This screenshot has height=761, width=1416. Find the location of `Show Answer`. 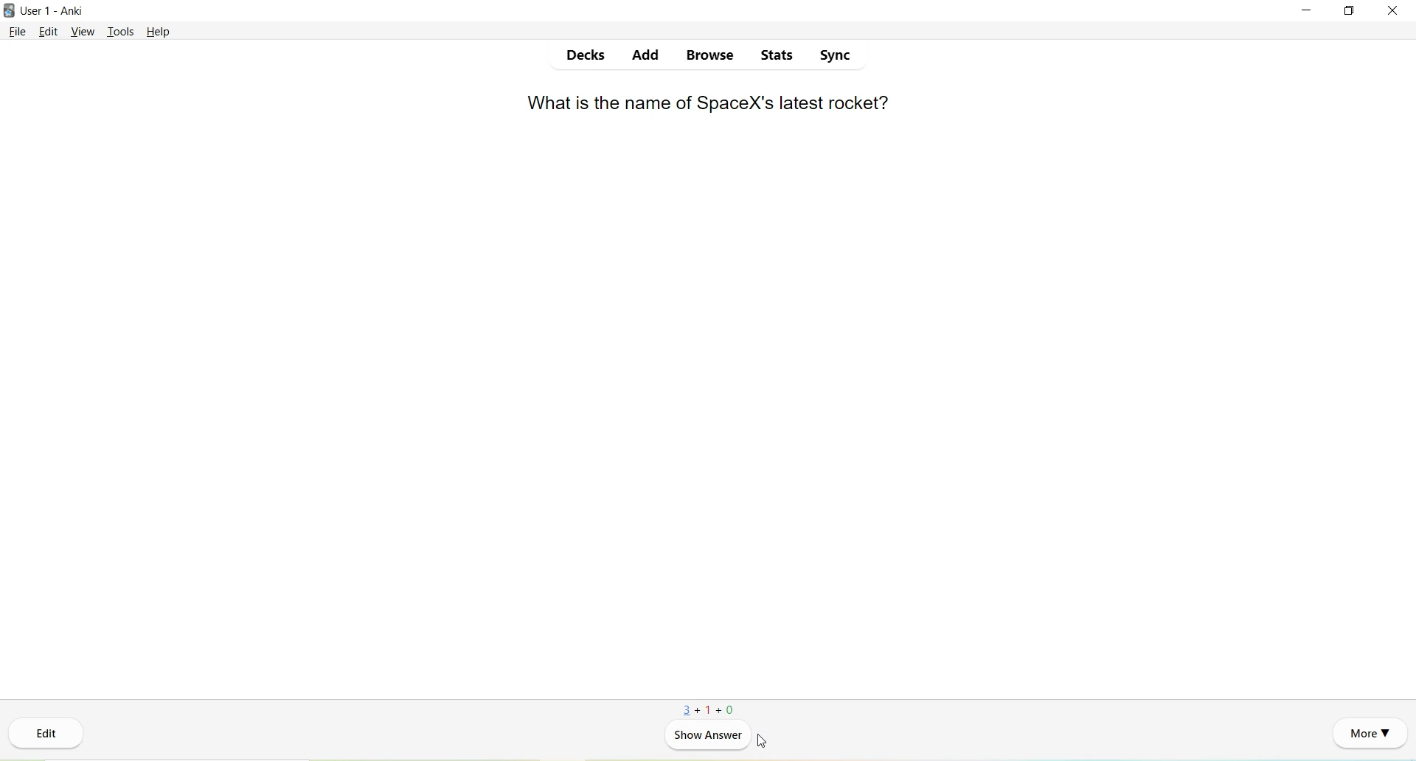

Show Answer is located at coordinates (708, 737).